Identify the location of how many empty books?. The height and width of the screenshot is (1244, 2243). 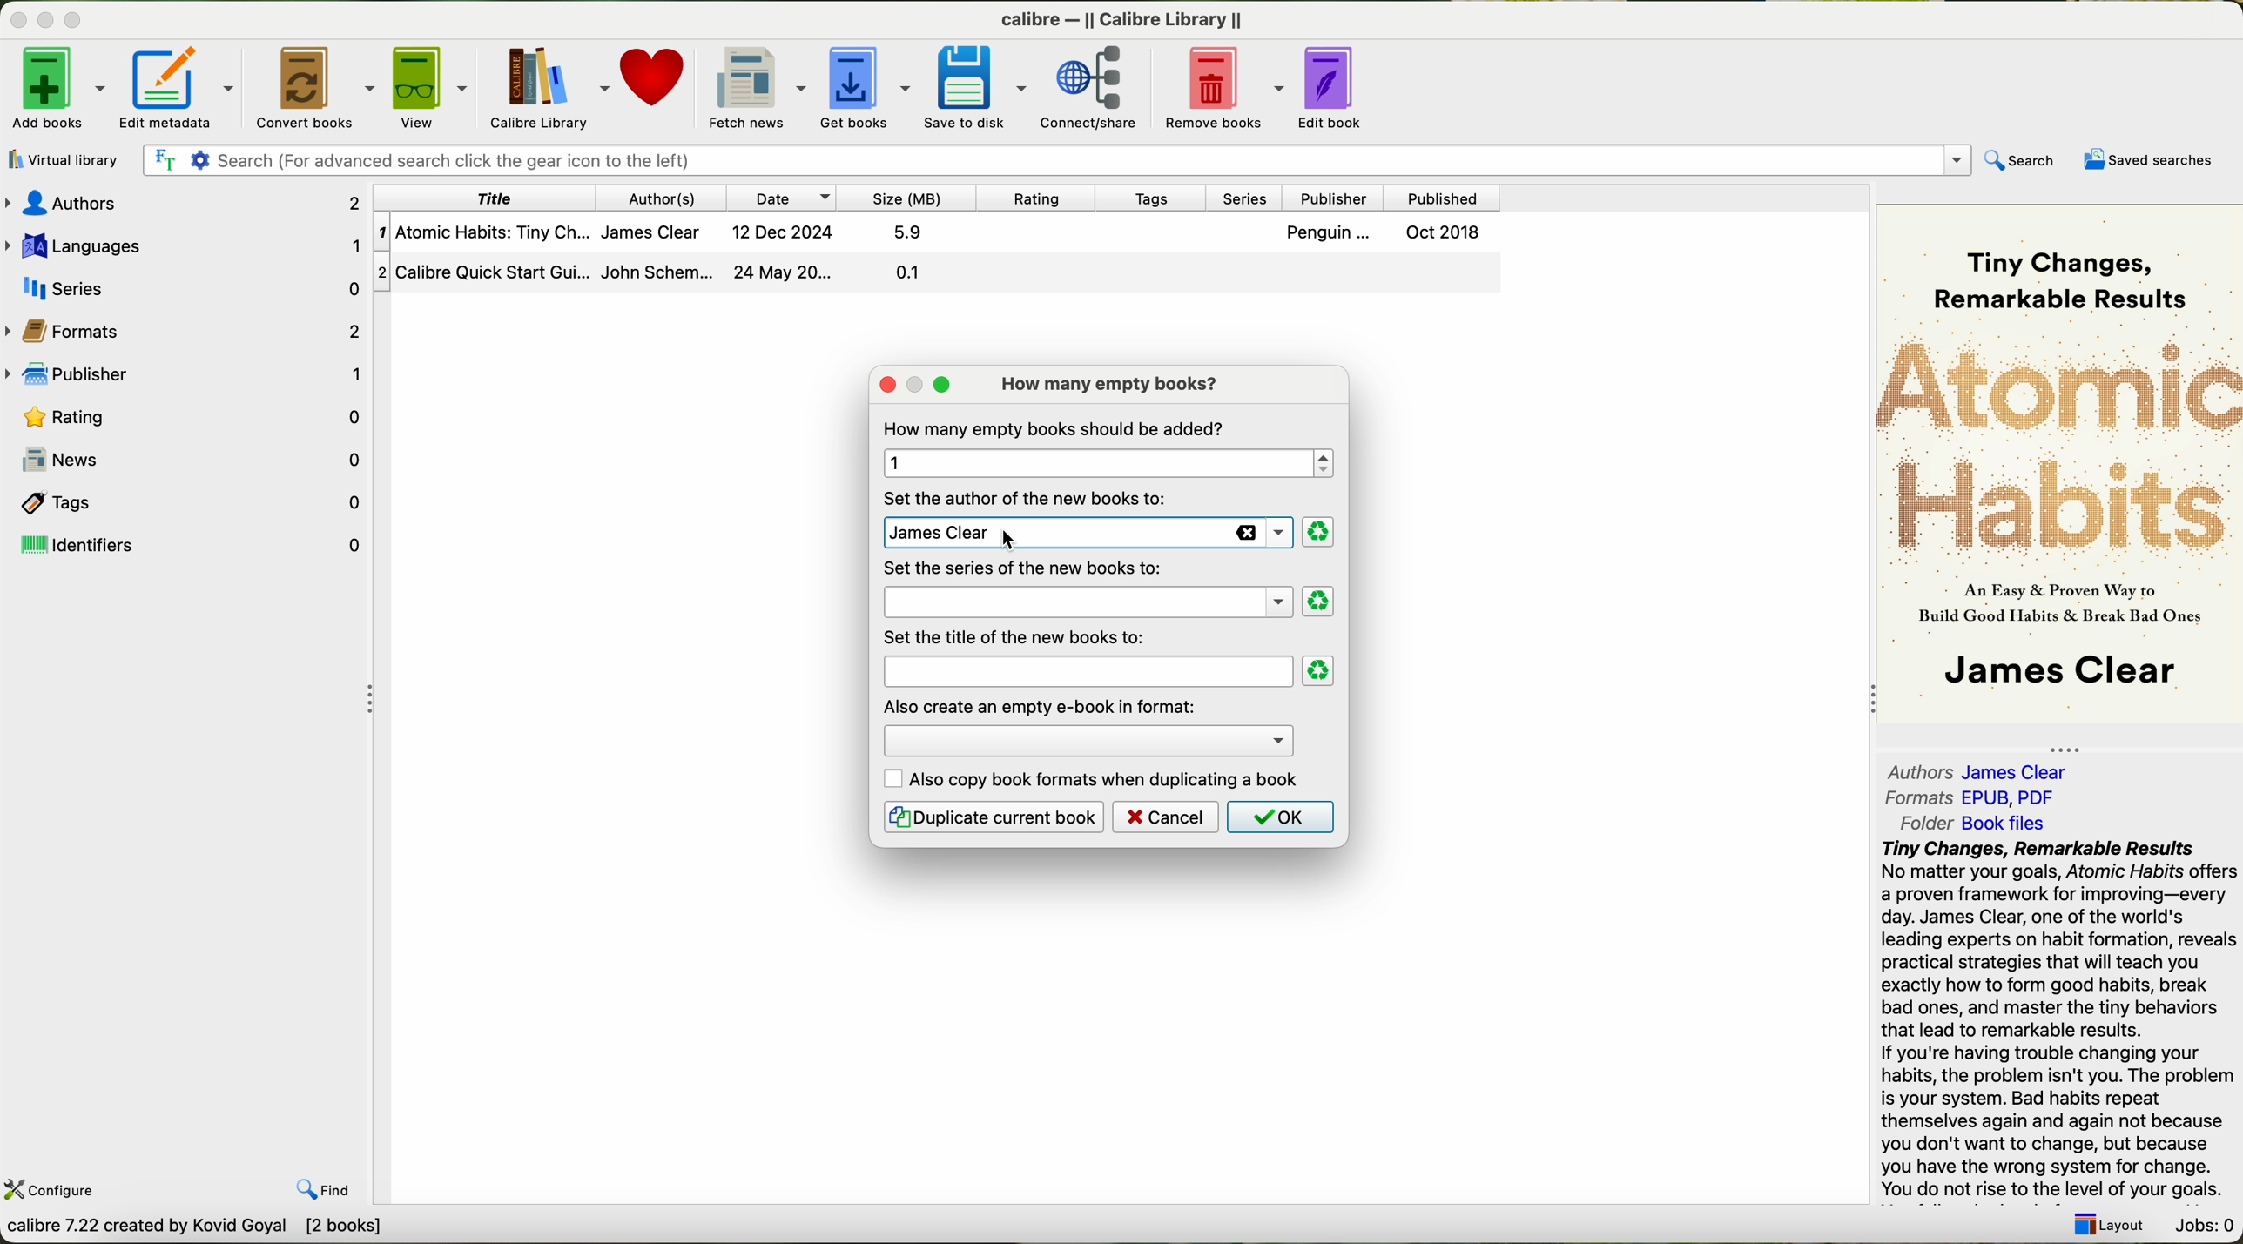
(1115, 384).